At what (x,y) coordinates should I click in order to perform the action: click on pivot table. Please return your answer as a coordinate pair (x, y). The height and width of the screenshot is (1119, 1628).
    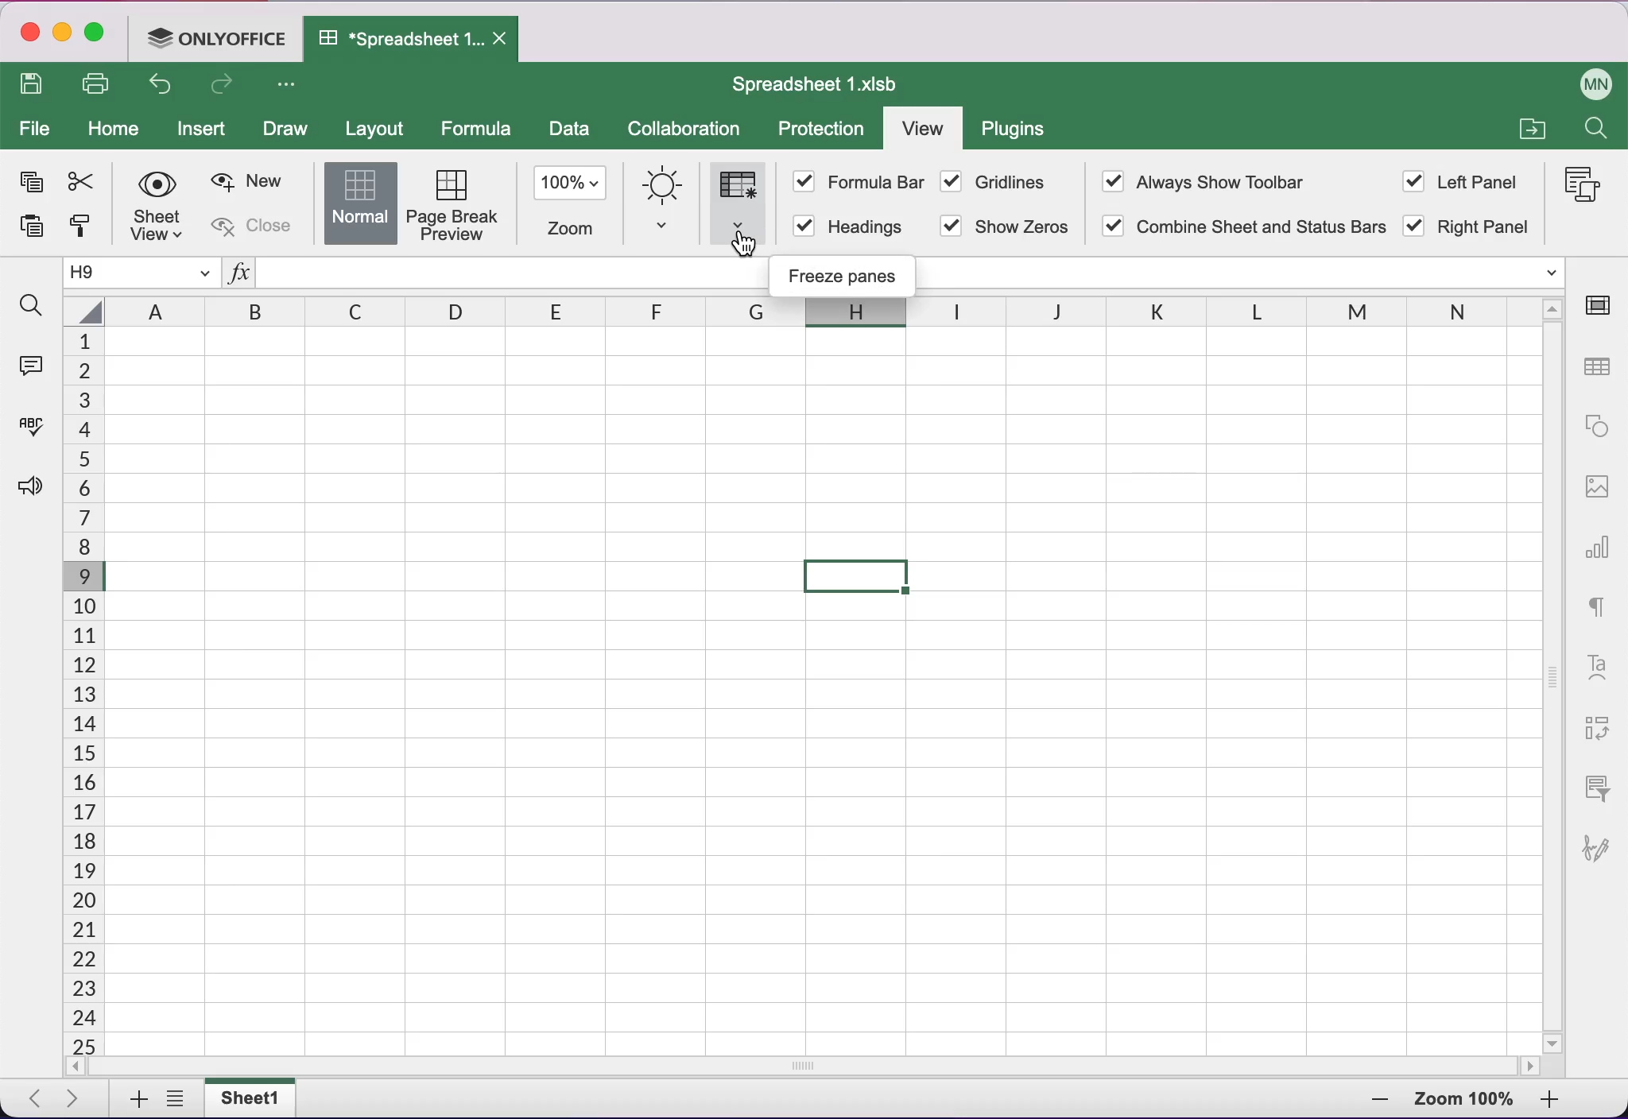
    Looking at the image, I should click on (1602, 722).